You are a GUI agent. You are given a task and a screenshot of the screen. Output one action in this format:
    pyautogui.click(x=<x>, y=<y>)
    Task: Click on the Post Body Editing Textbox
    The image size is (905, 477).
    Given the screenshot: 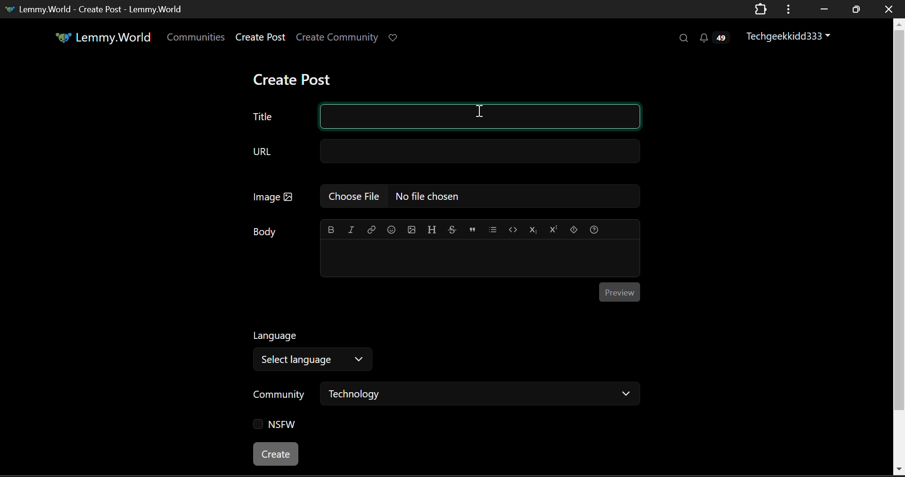 What is the action you would take?
    pyautogui.click(x=479, y=259)
    